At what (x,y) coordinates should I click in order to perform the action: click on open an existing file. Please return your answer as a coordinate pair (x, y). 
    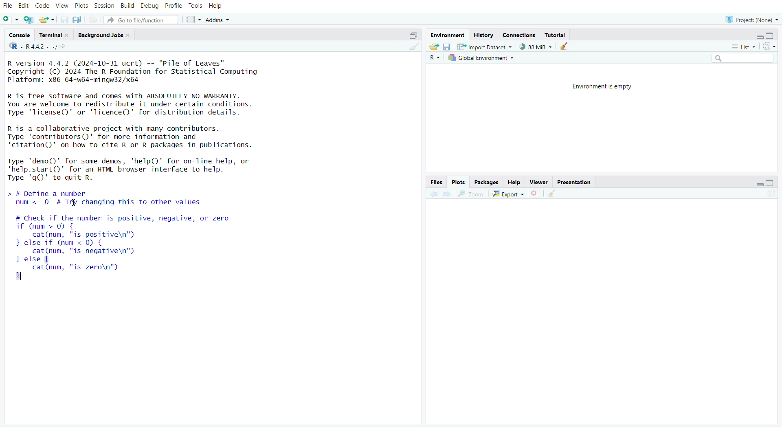
    Looking at the image, I should click on (47, 20).